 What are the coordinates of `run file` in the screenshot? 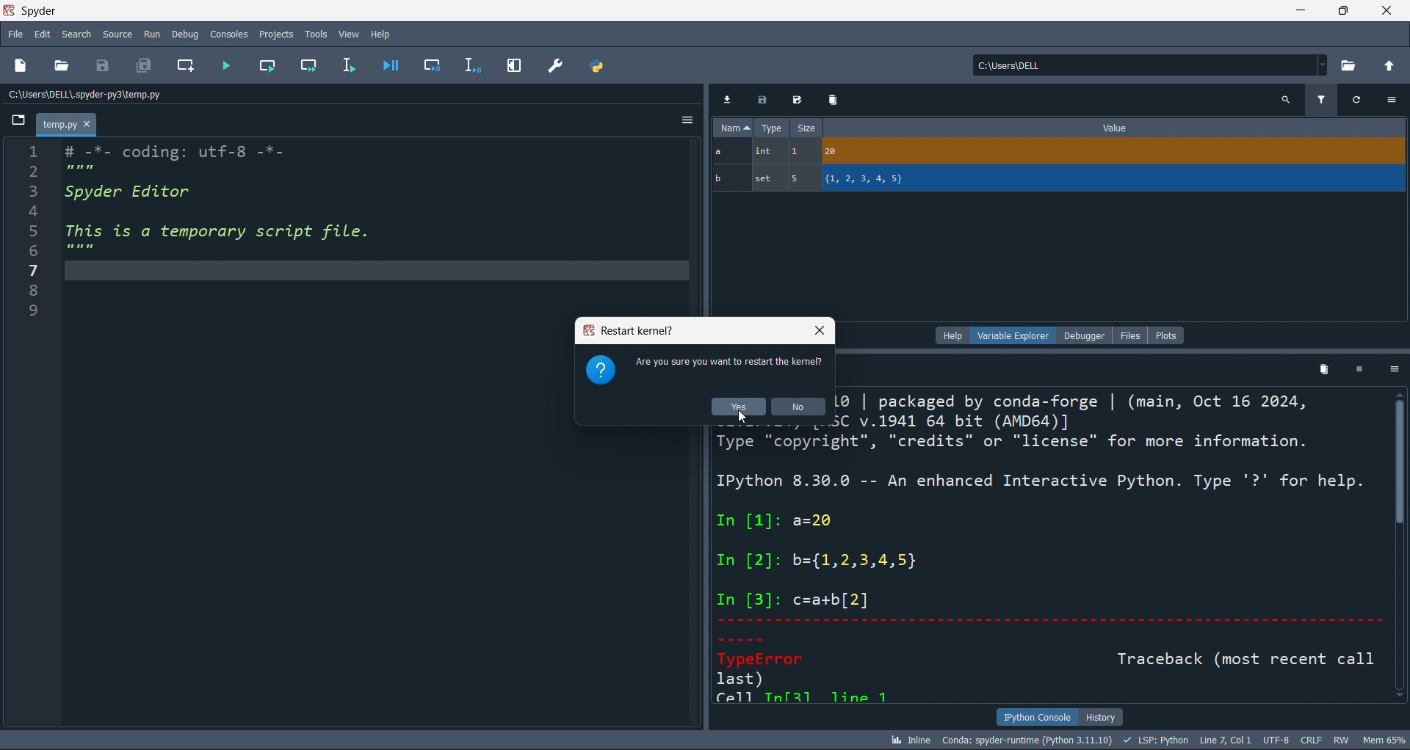 It's located at (222, 65).